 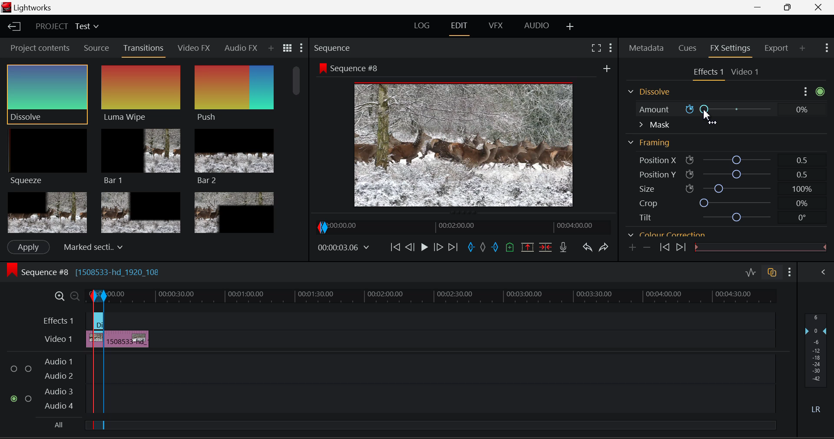 I want to click on Previous keyframe, so click(x=664, y=247).